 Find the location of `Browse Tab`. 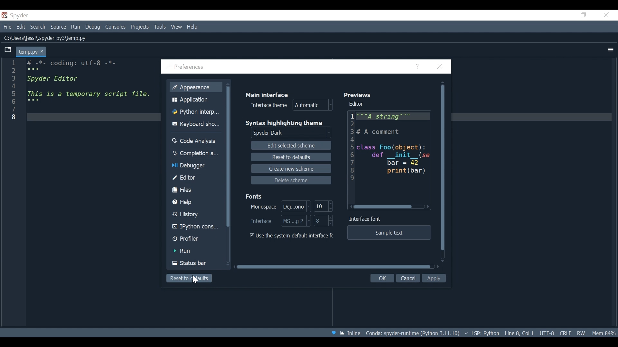

Browse Tab is located at coordinates (8, 50).